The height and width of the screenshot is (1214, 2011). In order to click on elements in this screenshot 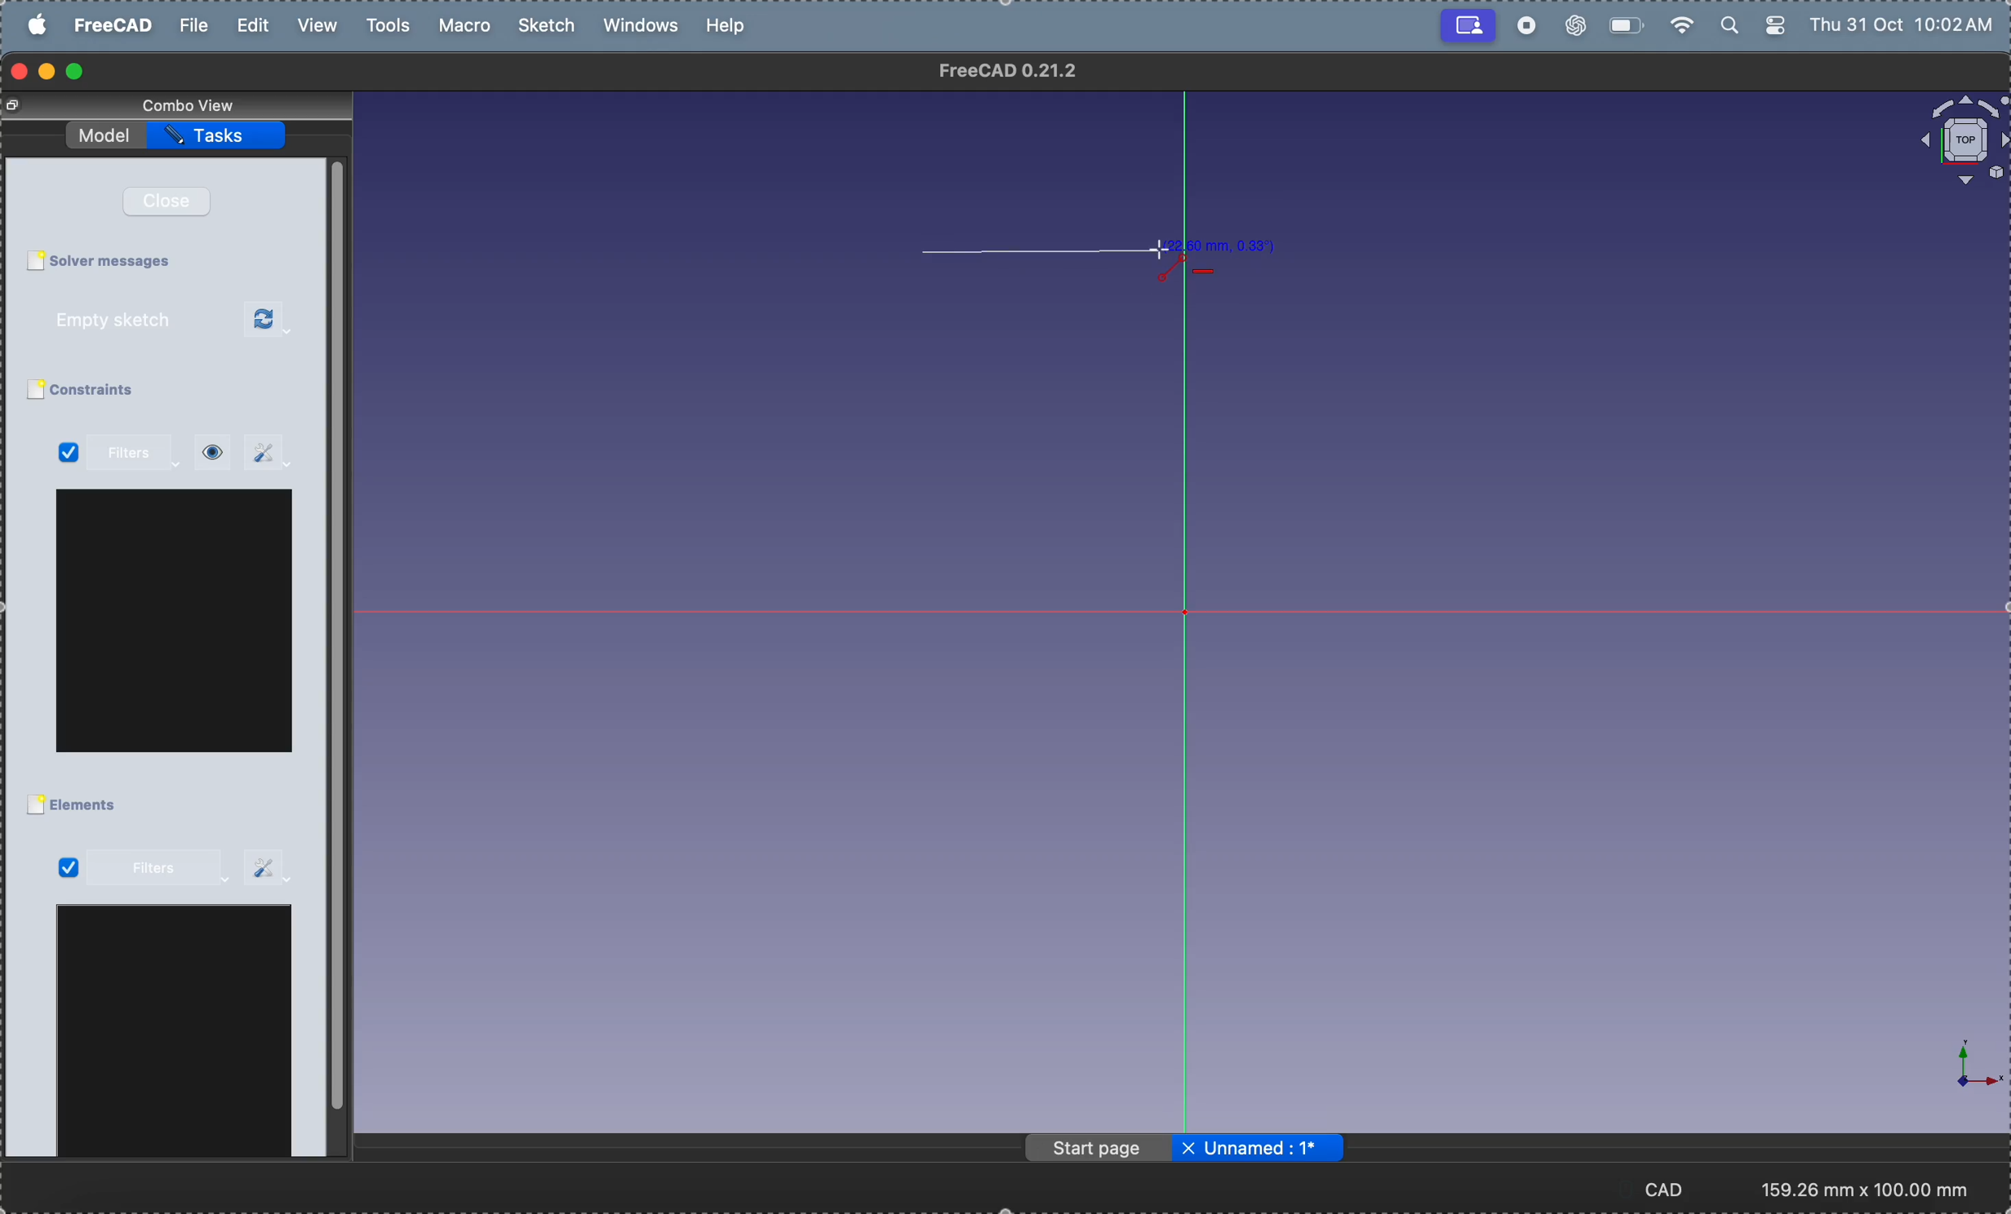, I will do `click(90, 806)`.